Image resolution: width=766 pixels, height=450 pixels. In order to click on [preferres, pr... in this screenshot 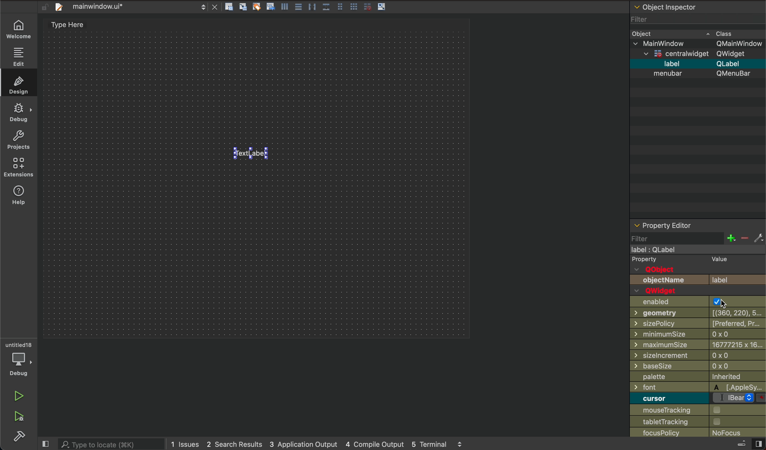, I will do `click(737, 324)`.